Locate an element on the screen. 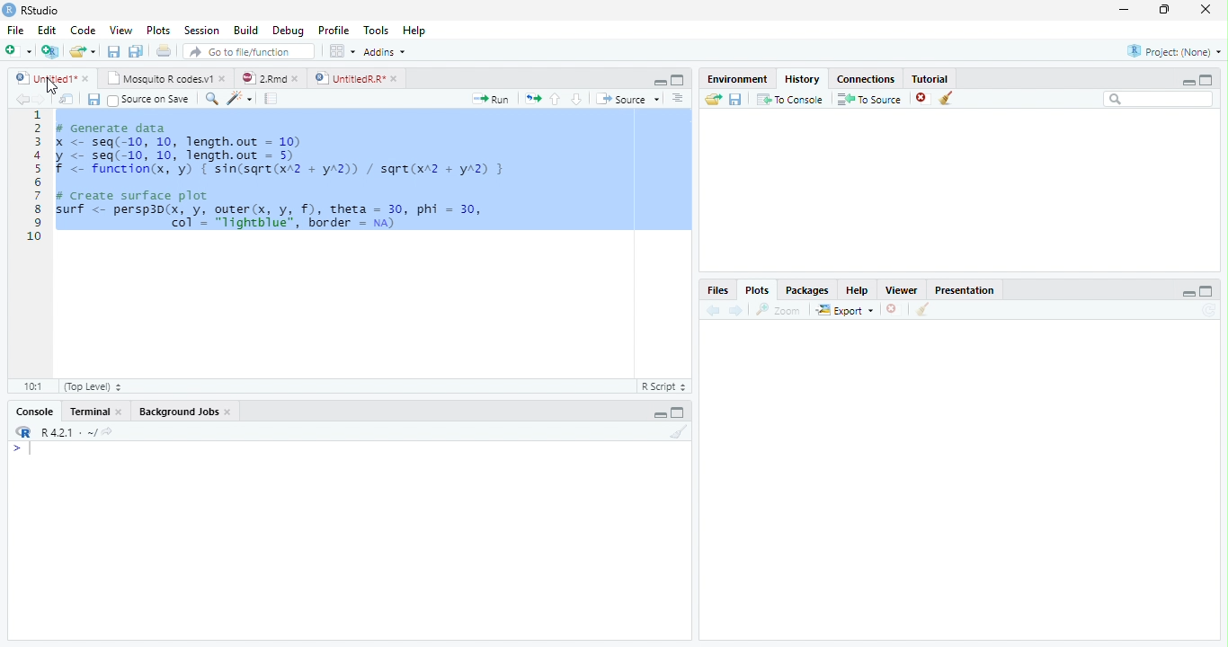 This screenshot has height=647, width=1228. minimize is located at coordinates (1188, 82).